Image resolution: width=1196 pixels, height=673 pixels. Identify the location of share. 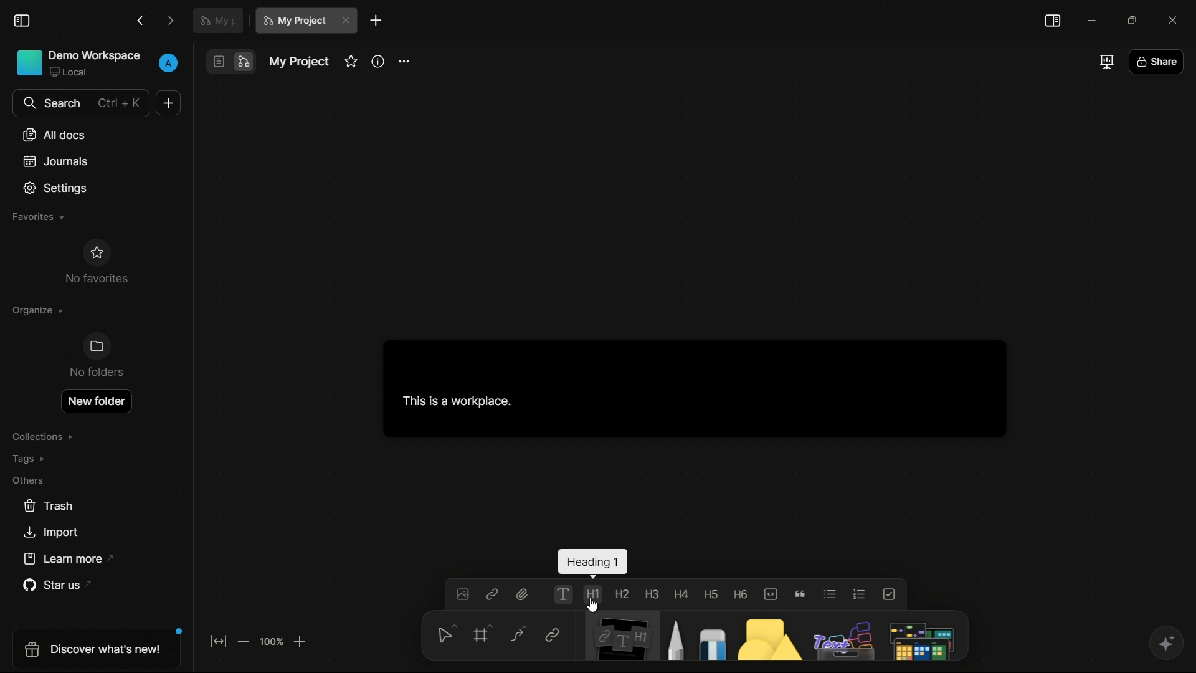
(1158, 60).